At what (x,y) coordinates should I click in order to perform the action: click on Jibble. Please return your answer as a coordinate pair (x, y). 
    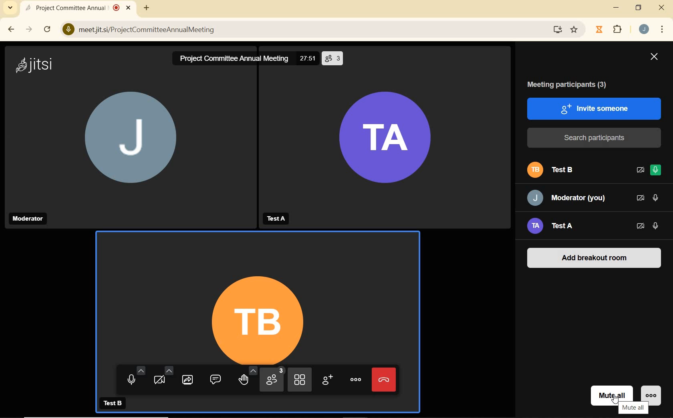
    Looking at the image, I should click on (598, 30).